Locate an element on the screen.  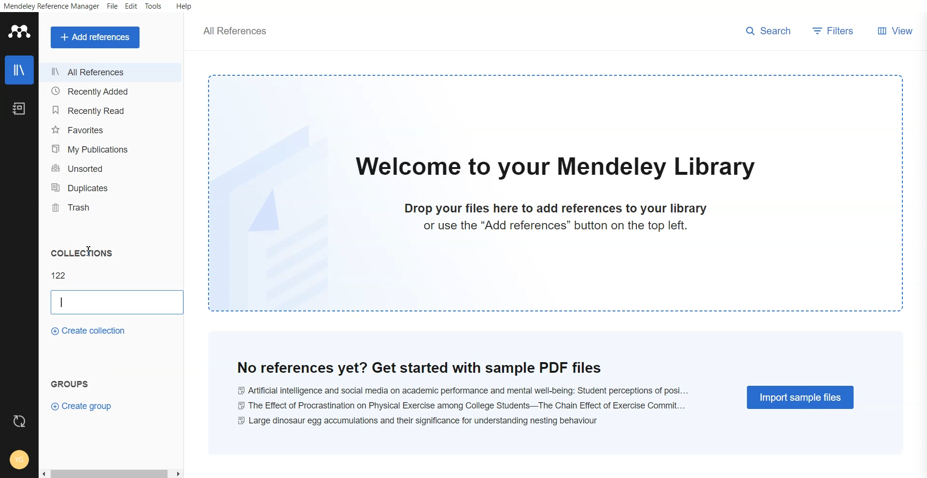
Add a references is located at coordinates (97, 38).